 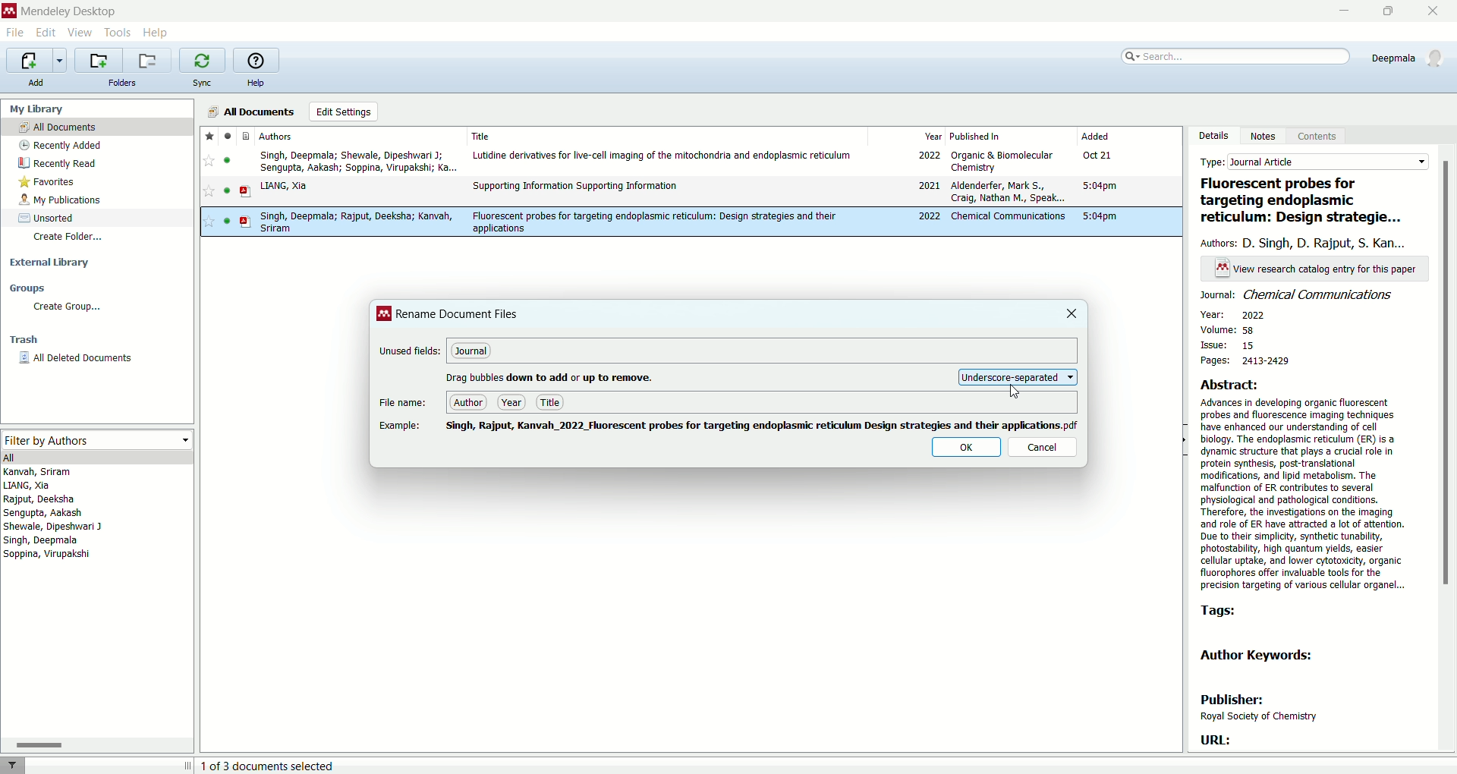 I want to click on year, so click(x=1232, y=314).